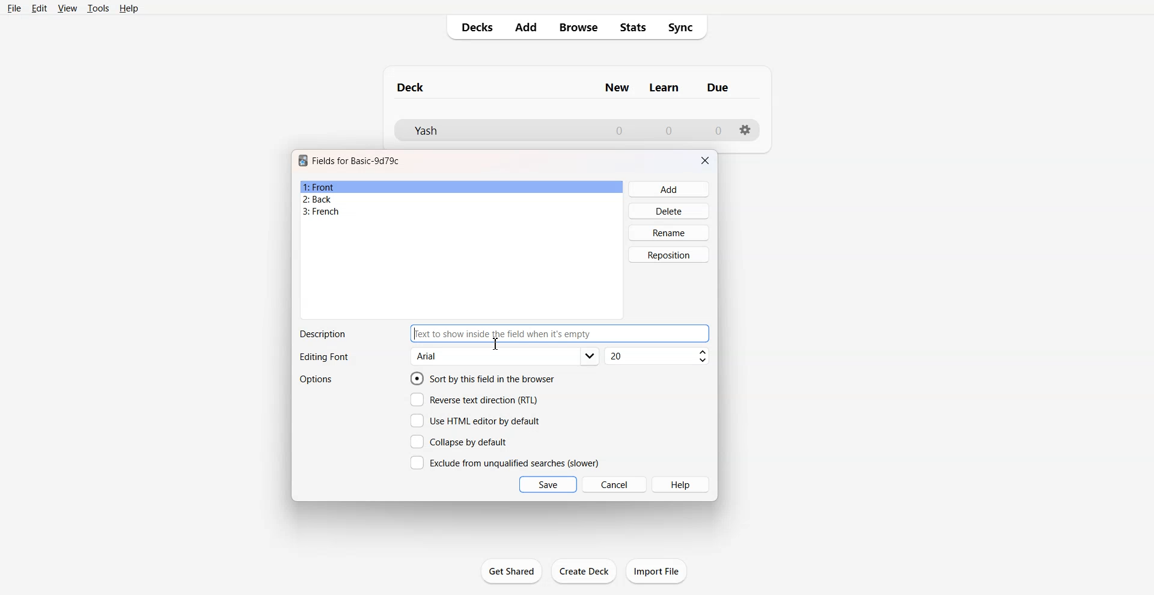 The width and height of the screenshot is (1154, 595). I want to click on Save, so click(548, 484).